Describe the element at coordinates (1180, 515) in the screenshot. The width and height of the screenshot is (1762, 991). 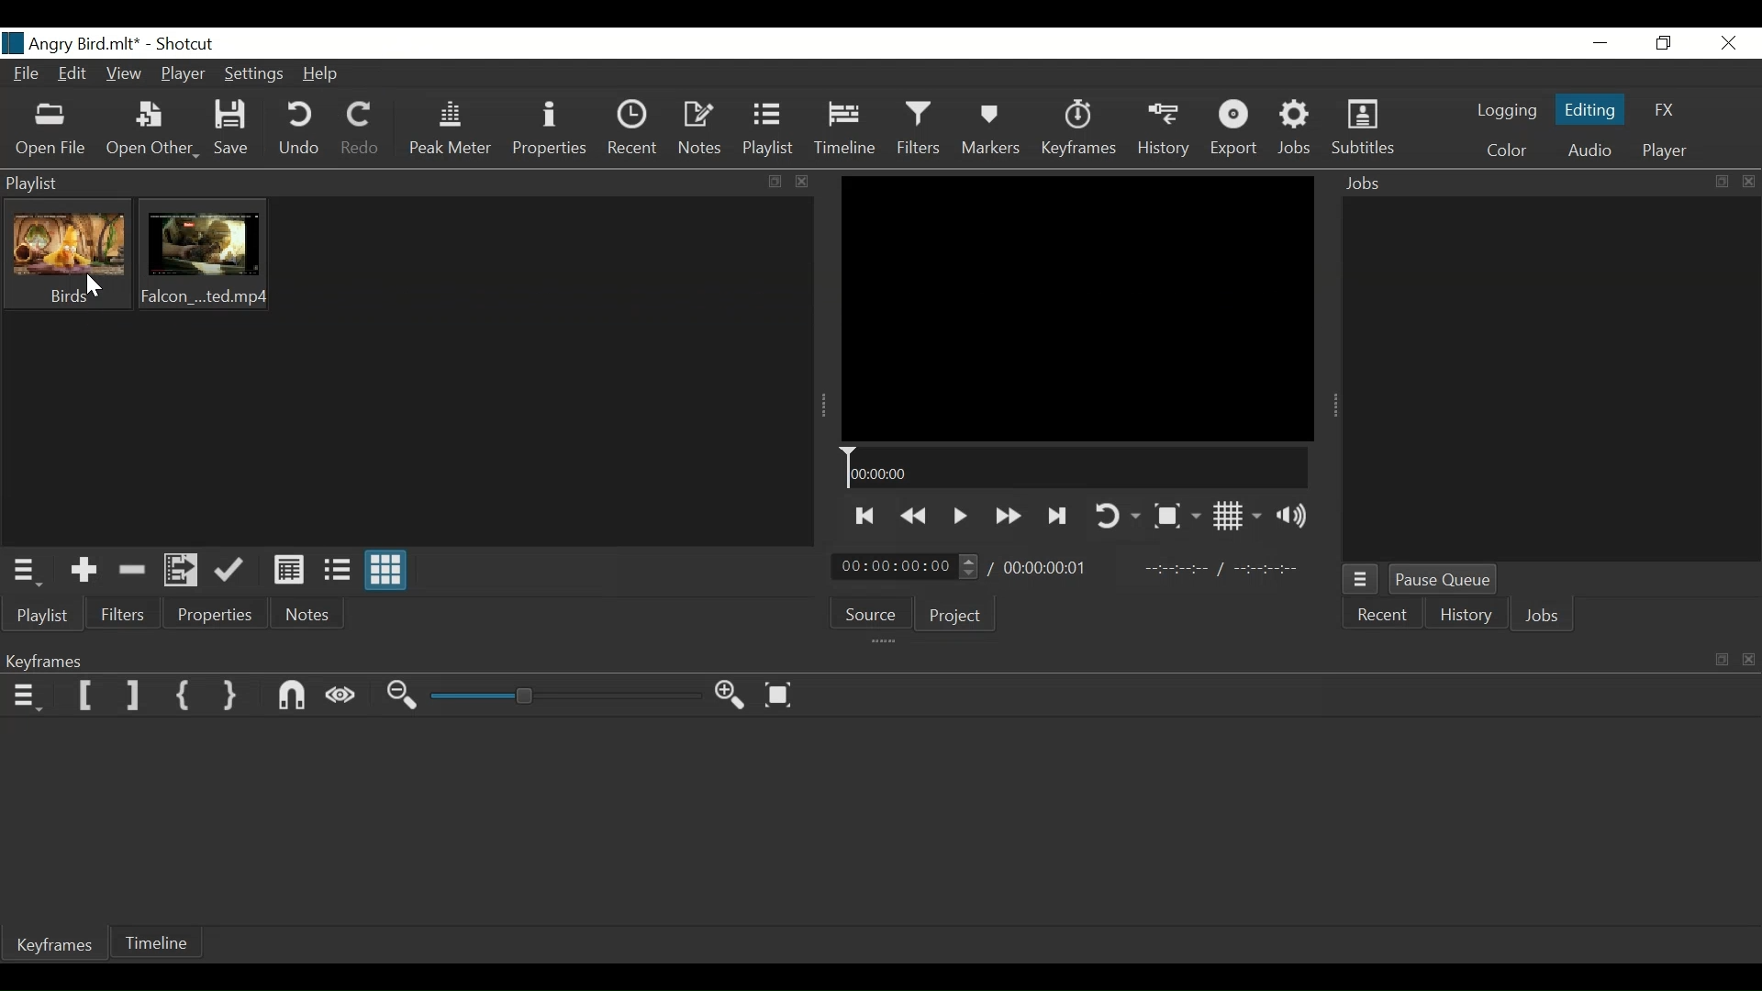
I see `Toggle Zoom` at that location.